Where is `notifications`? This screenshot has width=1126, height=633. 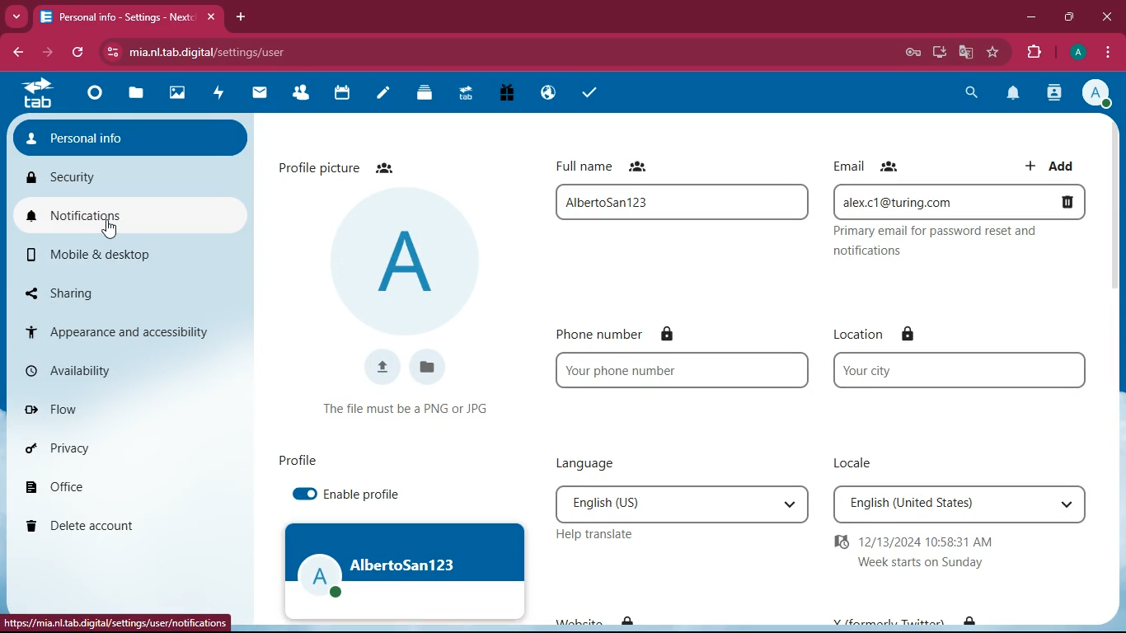 notifications is located at coordinates (1013, 94).